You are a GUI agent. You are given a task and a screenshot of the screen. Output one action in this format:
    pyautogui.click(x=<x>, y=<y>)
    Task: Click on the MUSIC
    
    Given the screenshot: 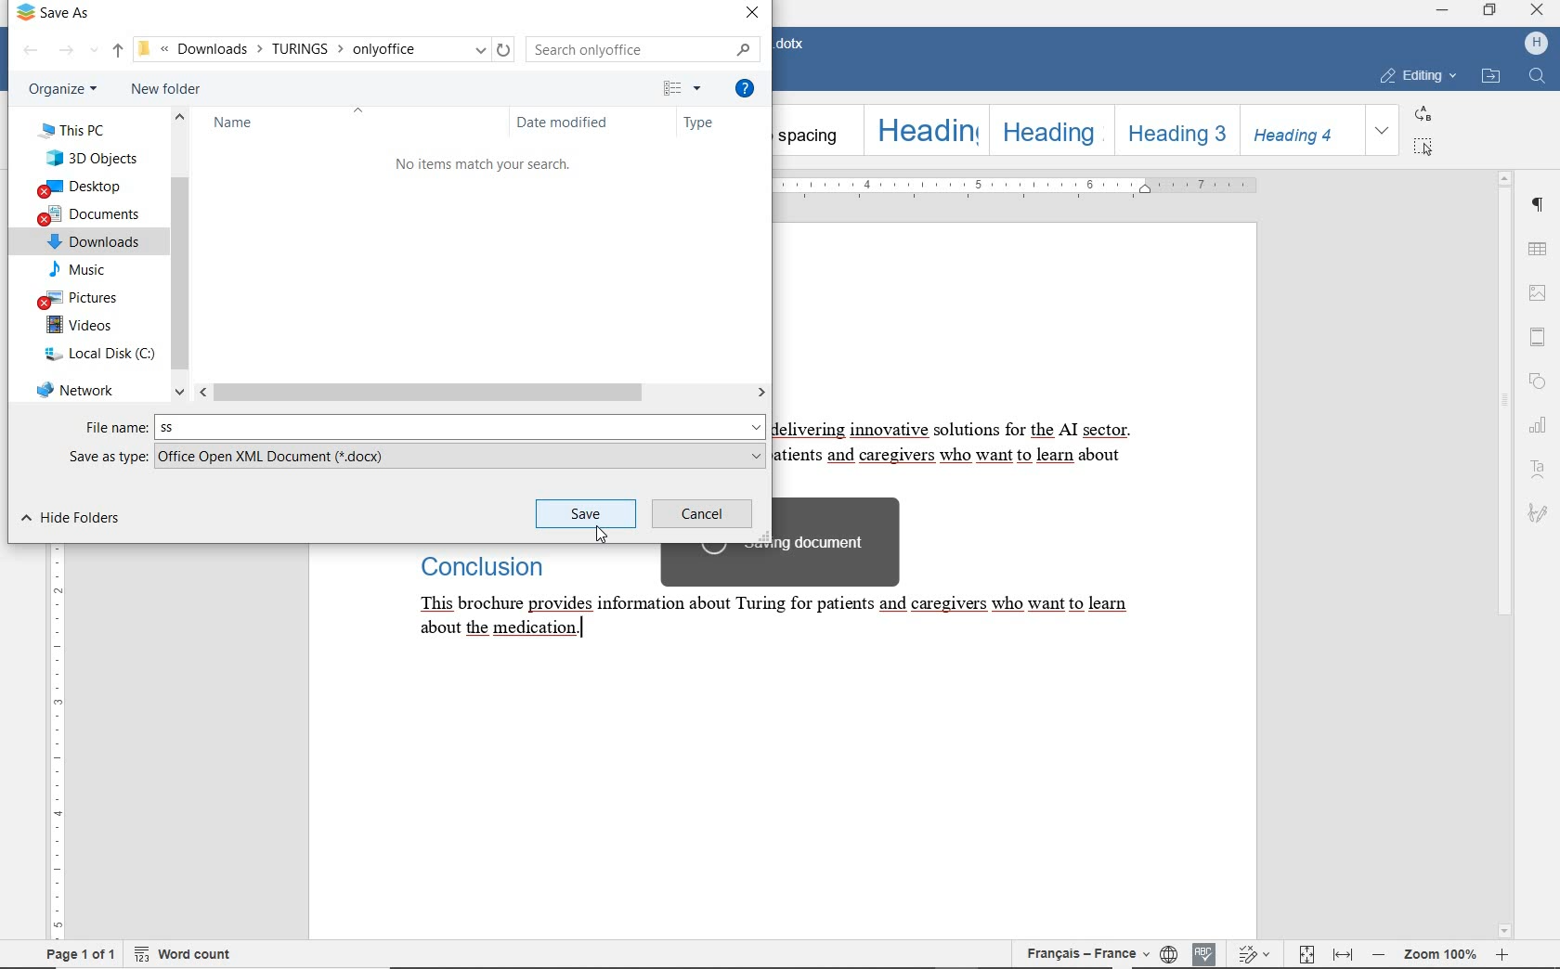 What is the action you would take?
    pyautogui.click(x=89, y=269)
    